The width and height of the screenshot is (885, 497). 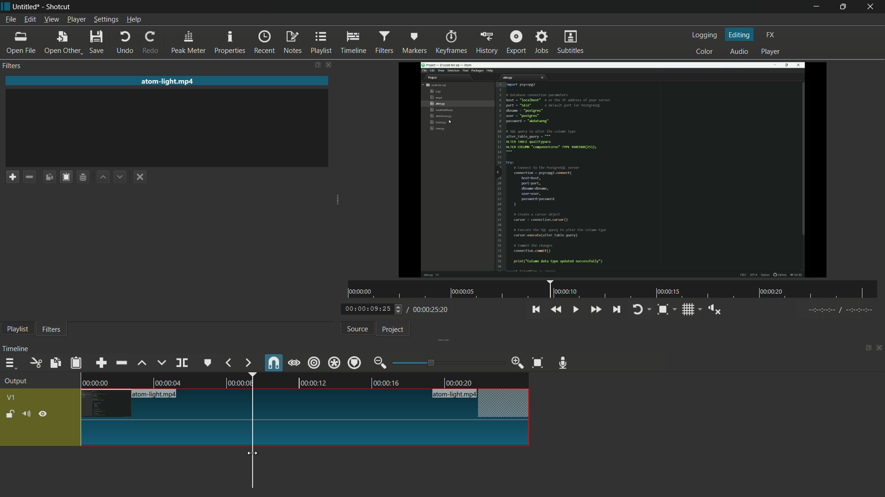 I want to click on peak meter, so click(x=189, y=43).